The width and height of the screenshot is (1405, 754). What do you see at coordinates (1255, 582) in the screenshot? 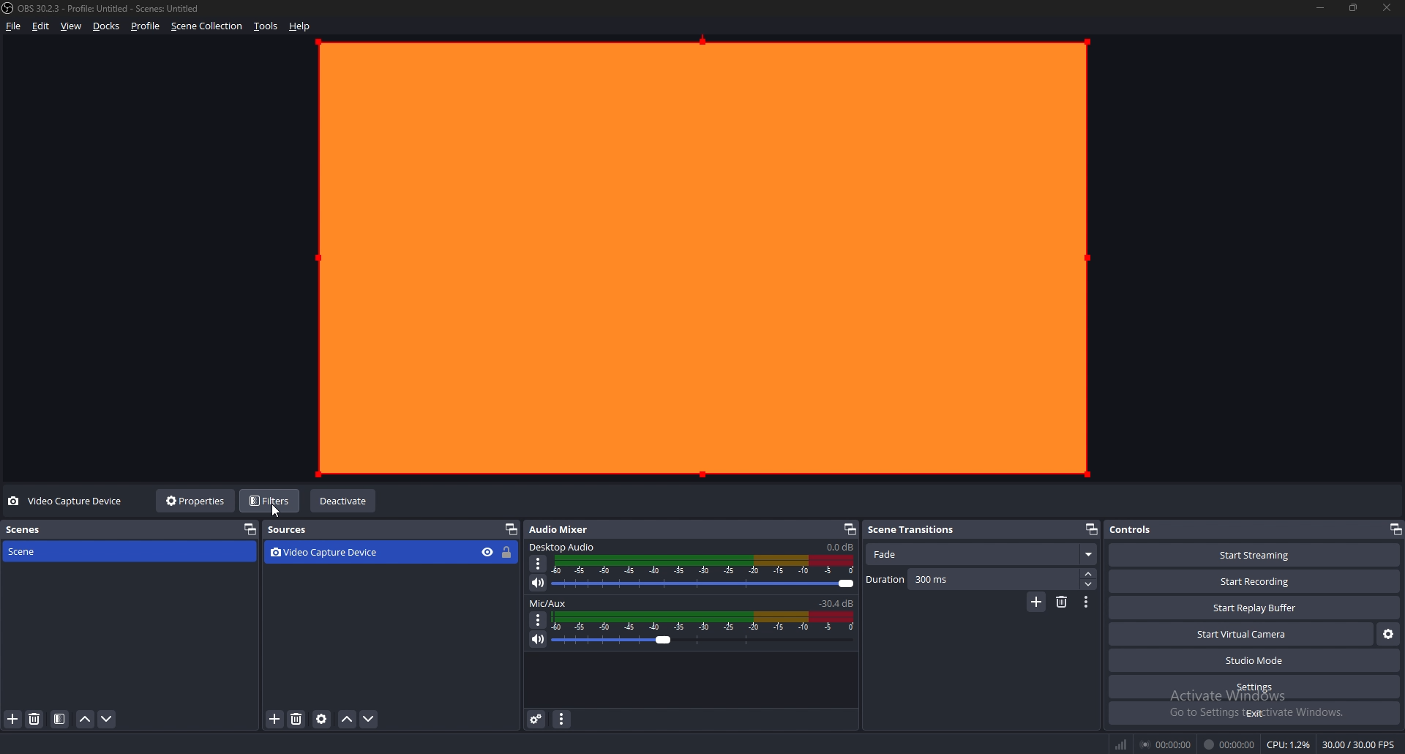
I see `start recording` at bounding box center [1255, 582].